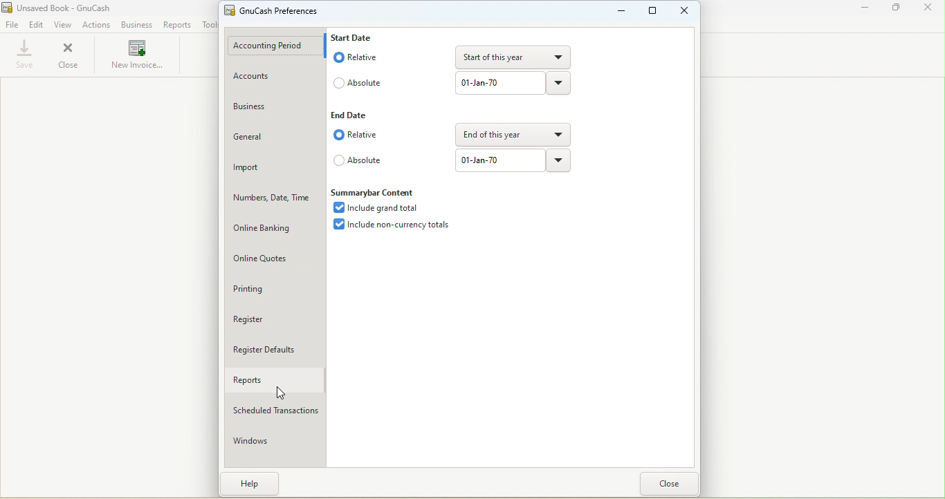 The width and height of the screenshot is (945, 499). I want to click on Register defaults, so click(273, 349).